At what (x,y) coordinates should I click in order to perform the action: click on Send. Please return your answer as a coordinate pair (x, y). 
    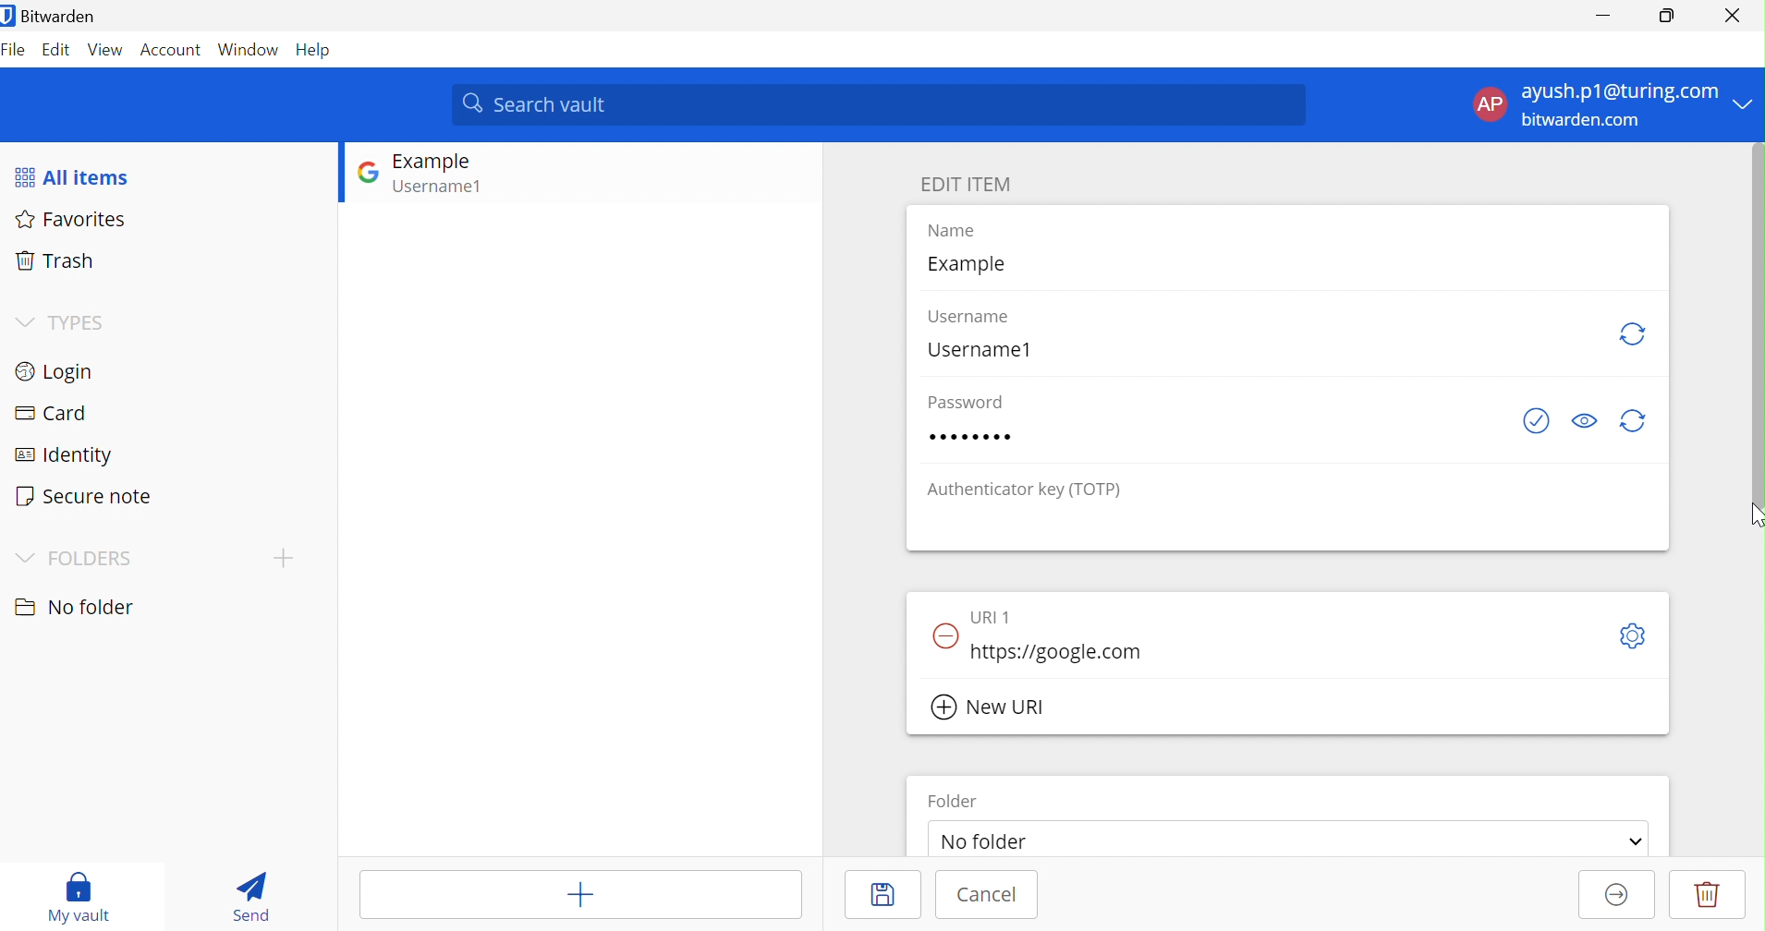
    Looking at the image, I should click on (246, 894).